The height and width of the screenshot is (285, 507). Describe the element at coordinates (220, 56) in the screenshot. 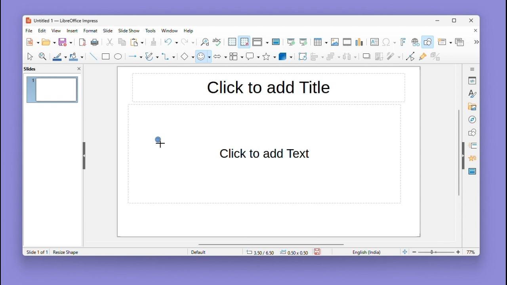

I see `Double arrow` at that location.